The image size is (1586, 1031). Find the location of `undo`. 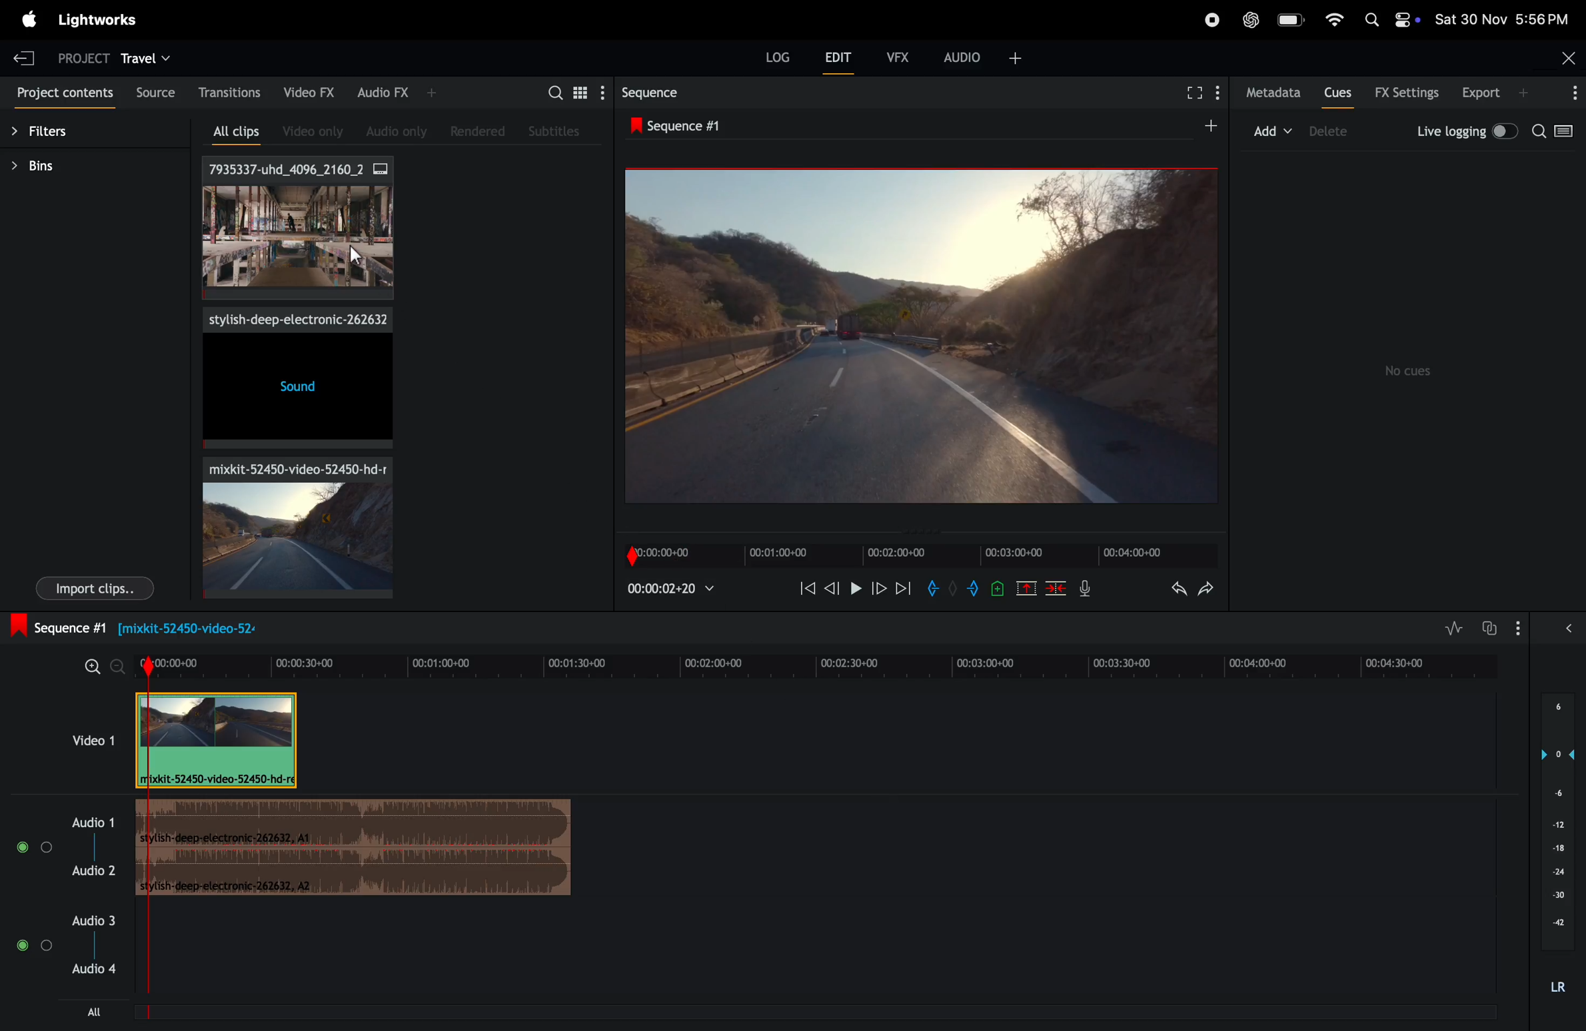

undo is located at coordinates (1170, 590).